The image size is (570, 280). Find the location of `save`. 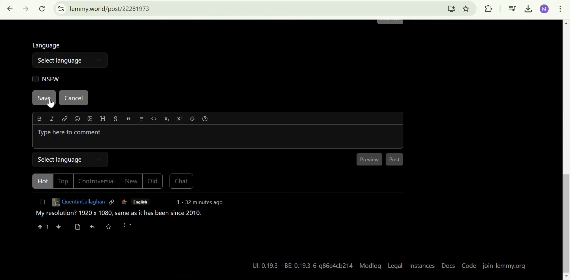

save is located at coordinates (112, 227).